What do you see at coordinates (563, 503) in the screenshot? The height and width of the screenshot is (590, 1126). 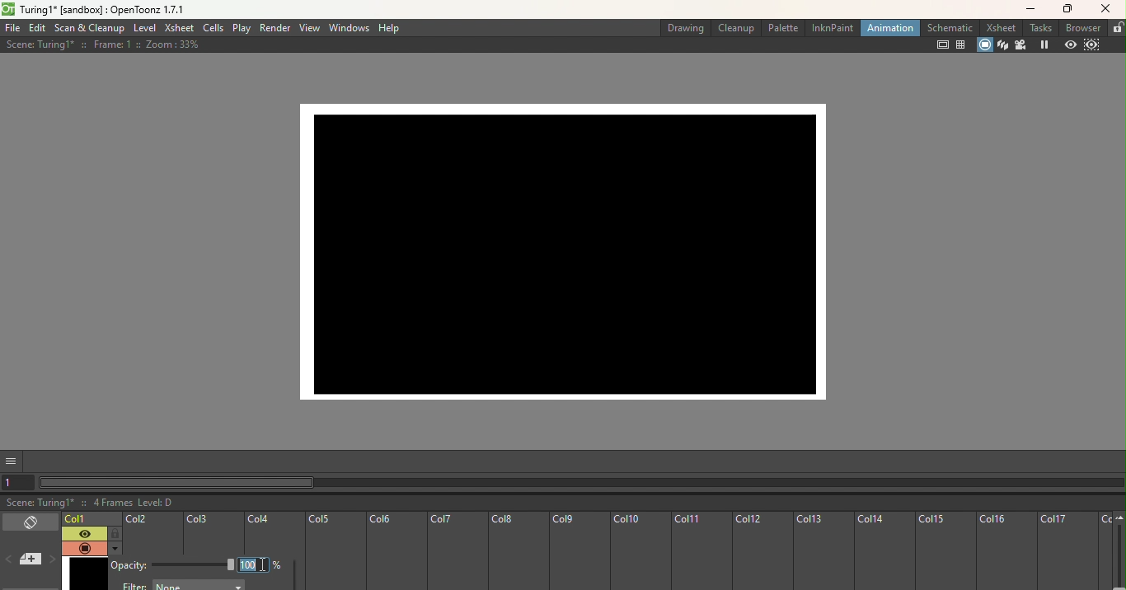 I see `Scene: Turing1* :: 4 Frames Level: D` at bounding box center [563, 503].